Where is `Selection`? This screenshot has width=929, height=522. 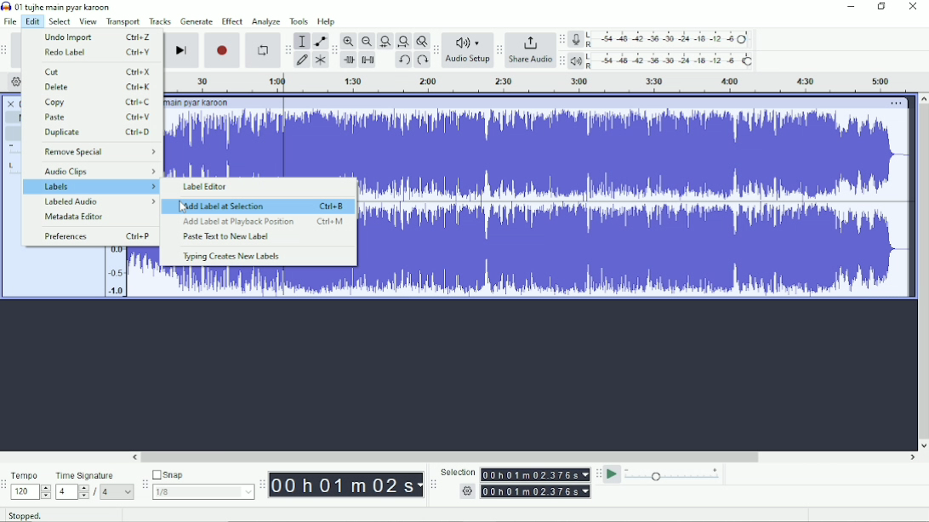 Selection is located at coordinates (516, 483).